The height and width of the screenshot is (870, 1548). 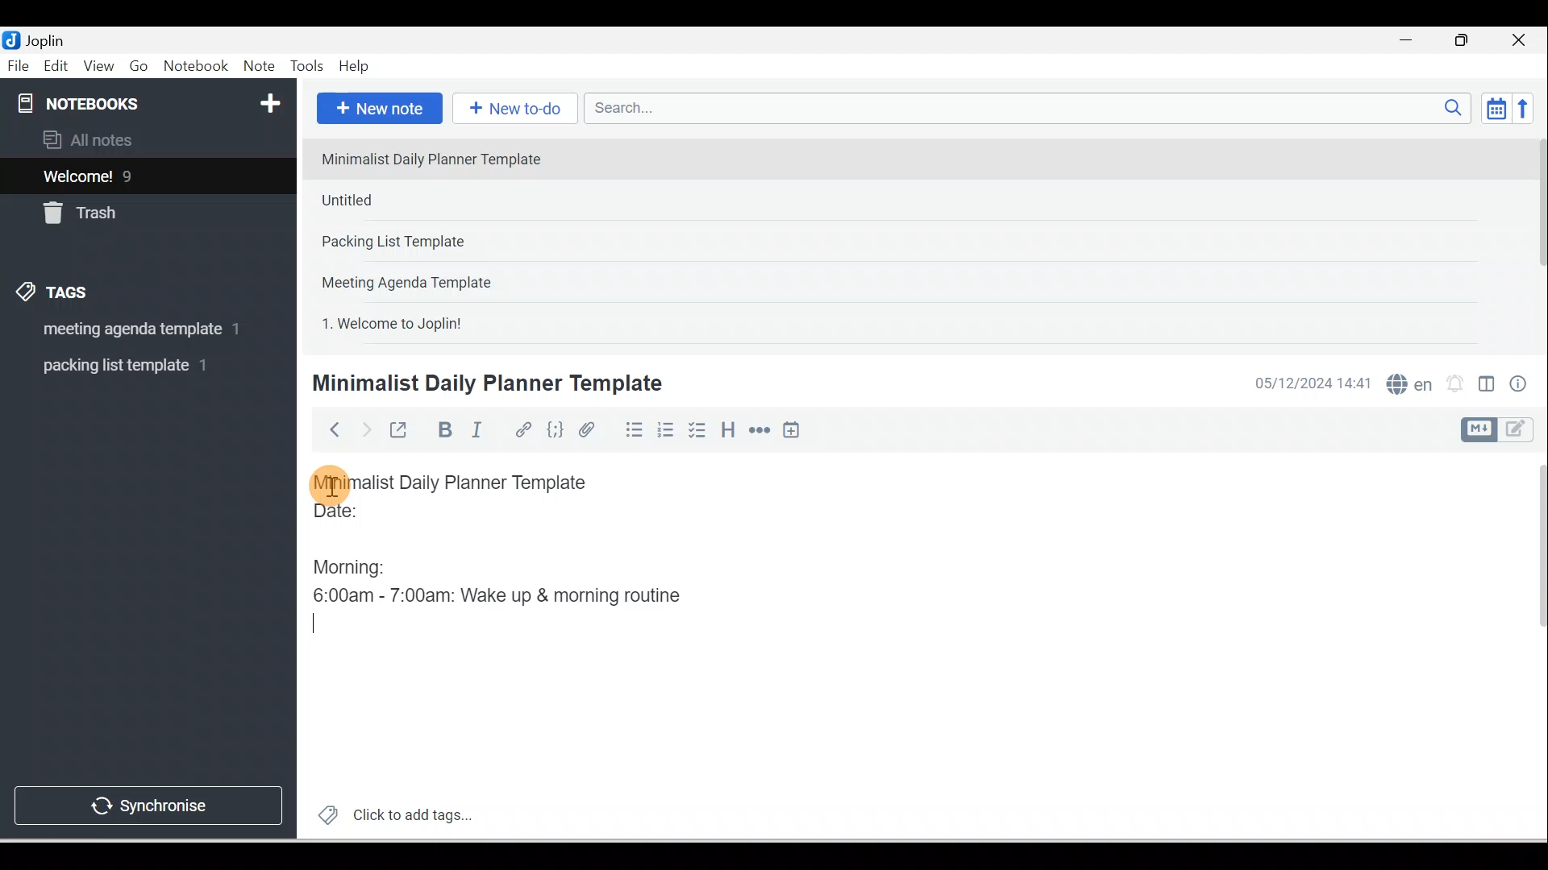 I want to click on Maximise, so click(x=1467, y=41).